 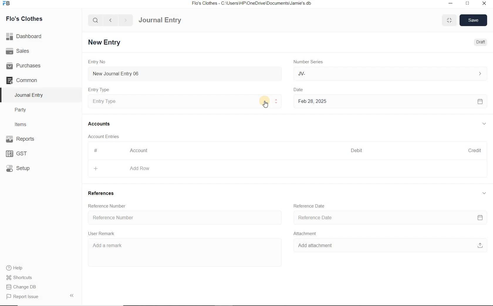 What do you see at coordinates (266, 105) in the screenshot?
I see `cursor` at bounding box center [266, 105].